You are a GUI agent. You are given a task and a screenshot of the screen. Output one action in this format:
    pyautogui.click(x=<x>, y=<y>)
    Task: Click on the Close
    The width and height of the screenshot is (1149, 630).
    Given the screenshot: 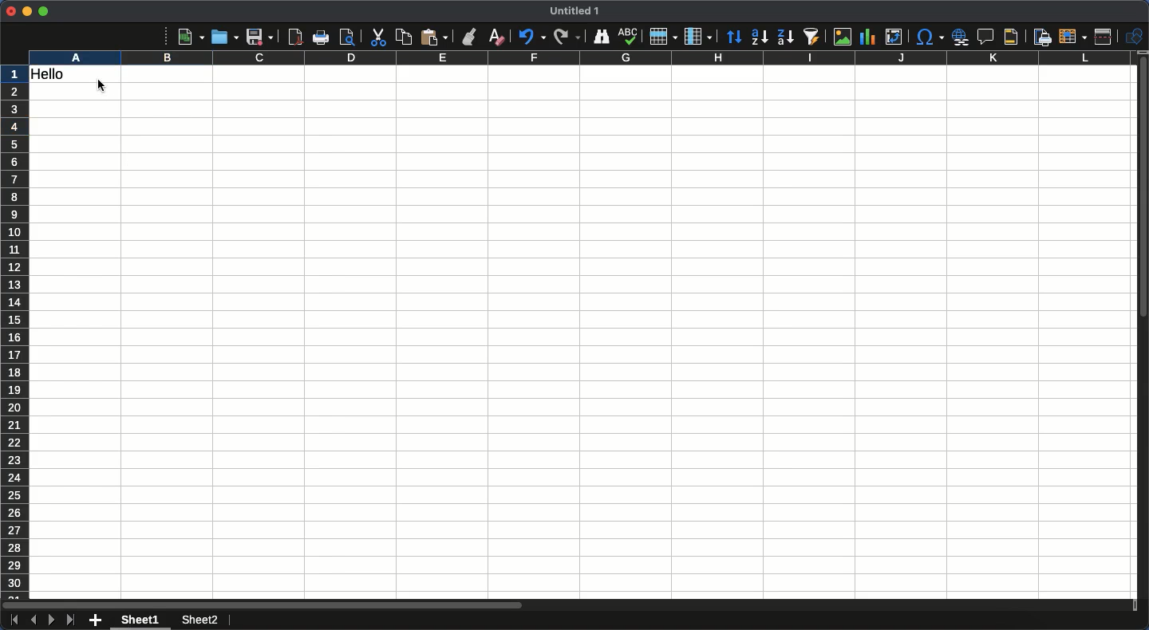 What is the action you would take?
    pyautogui.click(x=10, y=11)
    